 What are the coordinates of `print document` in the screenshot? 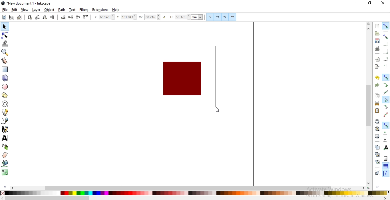 It's located at (377, 48).